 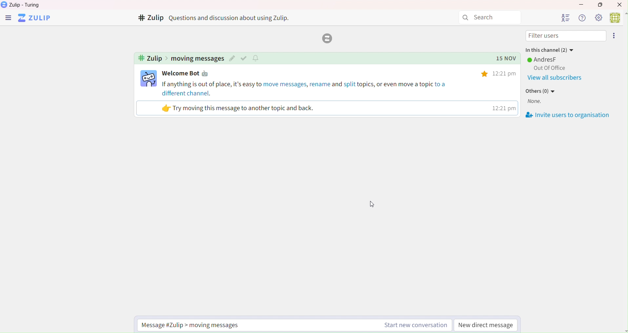 What do you see at coordinates (618, 17) in the screenshot?
I see `User` at bounding box center [618, 17].